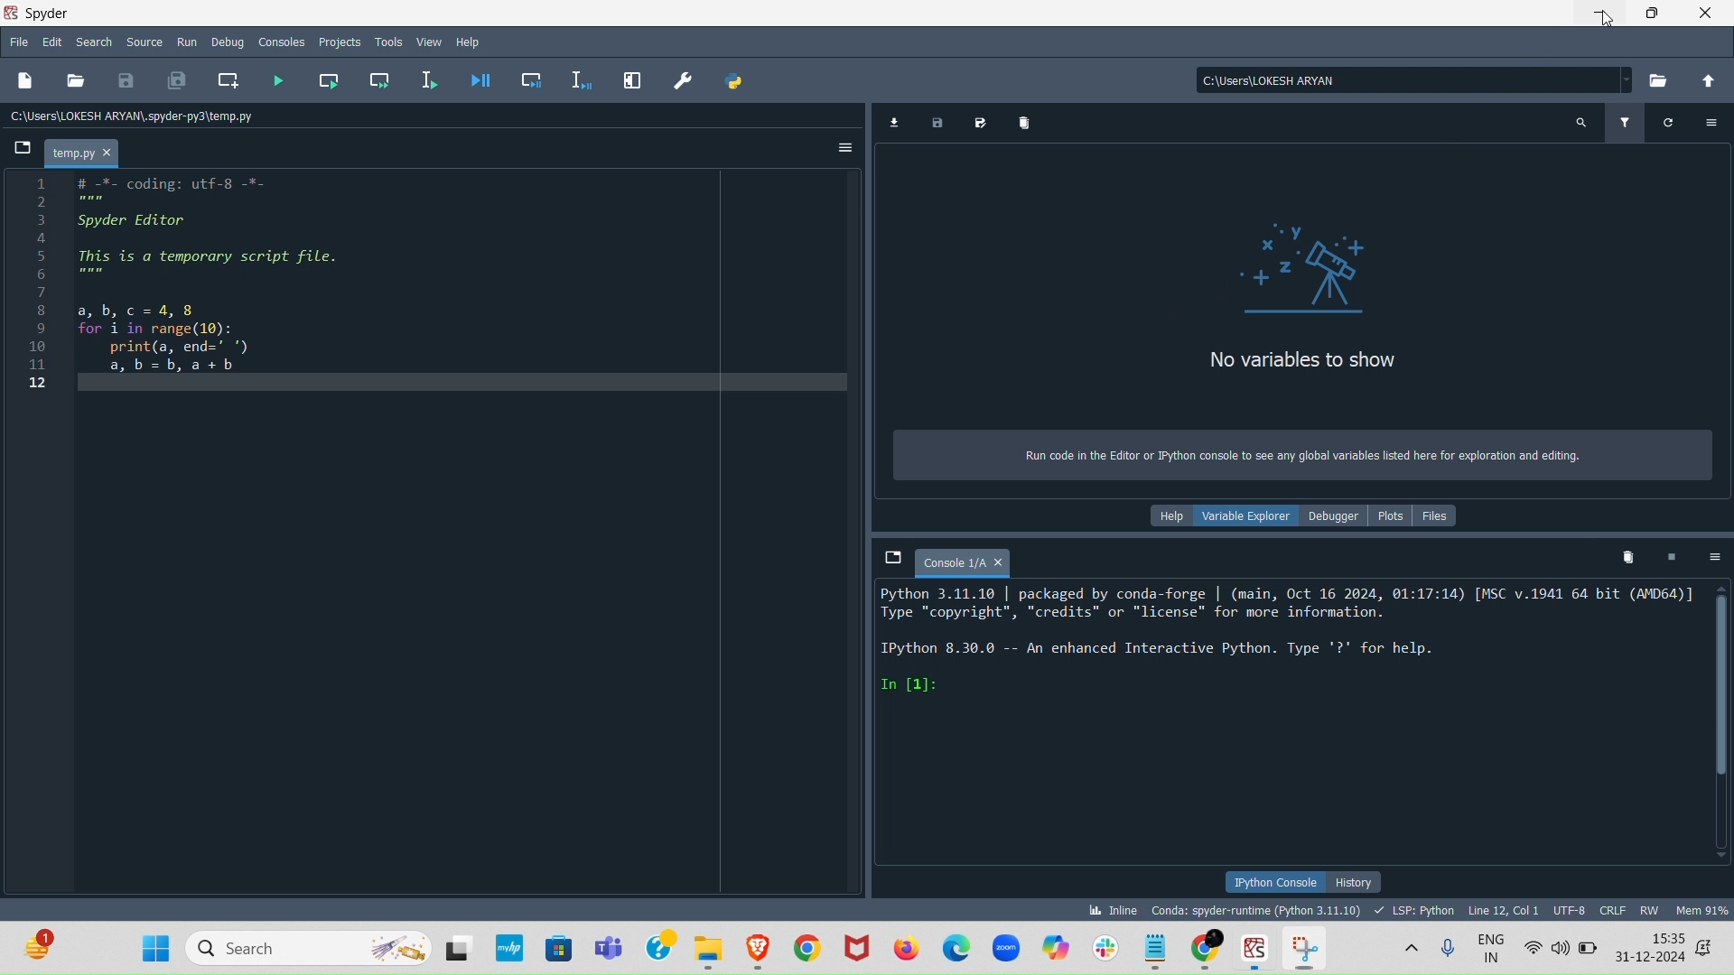 The width and height of the screenshot is (1734, 975). Describe the element at coordinates (1615, 911) in the screenshot. I see `File EOL status` at that location.